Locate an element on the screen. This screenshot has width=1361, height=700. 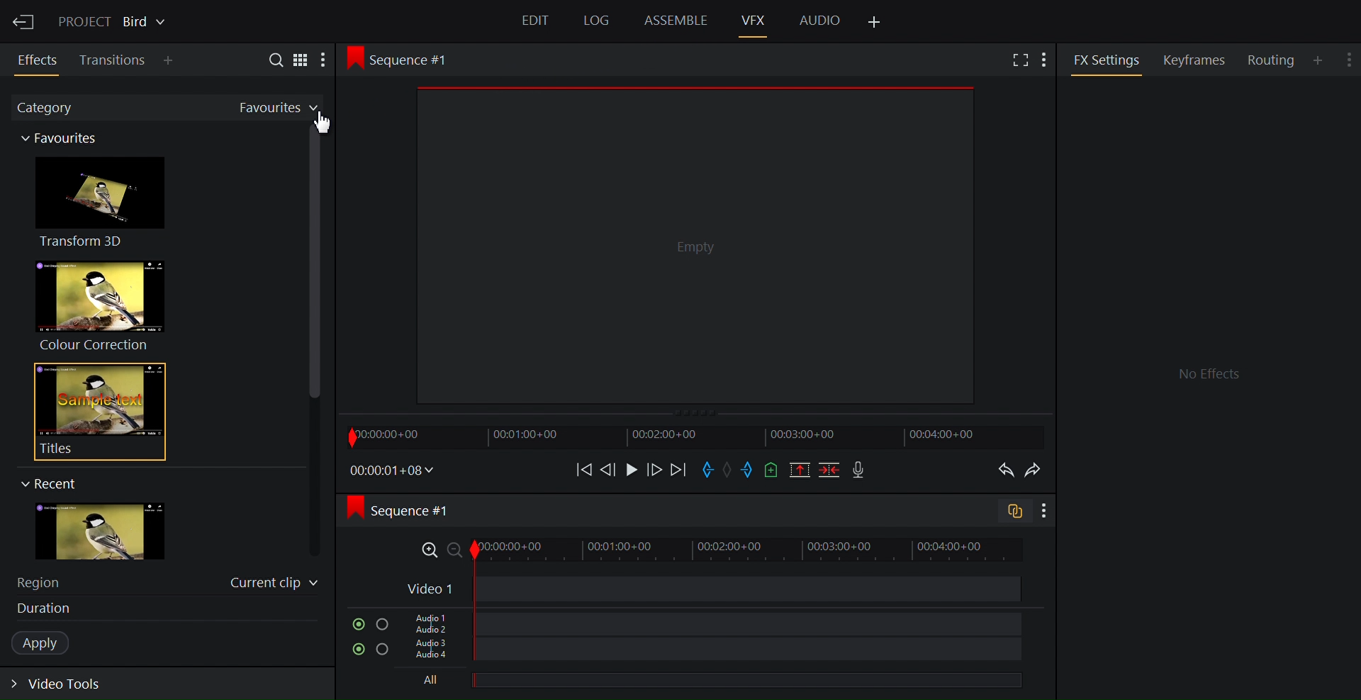
Mute/Unmute is located at coordinates (356, 650).